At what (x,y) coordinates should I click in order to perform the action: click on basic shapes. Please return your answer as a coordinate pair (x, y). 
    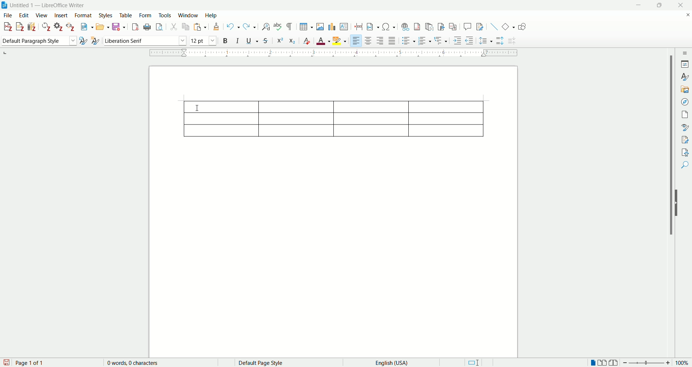
    Looking at the image, I should click on (509, 27).